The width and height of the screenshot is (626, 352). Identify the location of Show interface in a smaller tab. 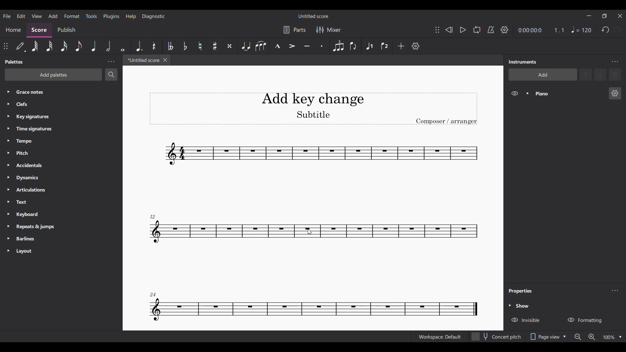
(604, 16).